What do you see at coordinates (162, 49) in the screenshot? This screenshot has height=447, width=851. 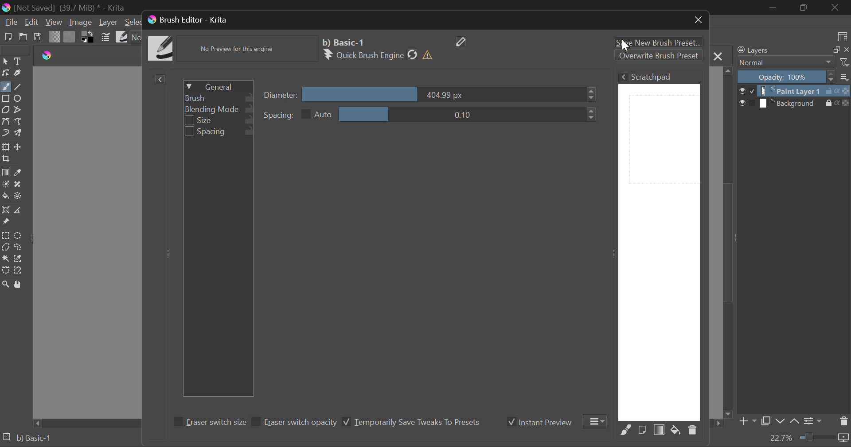 I see `Brush Icon` at bounding box center [162, 49].